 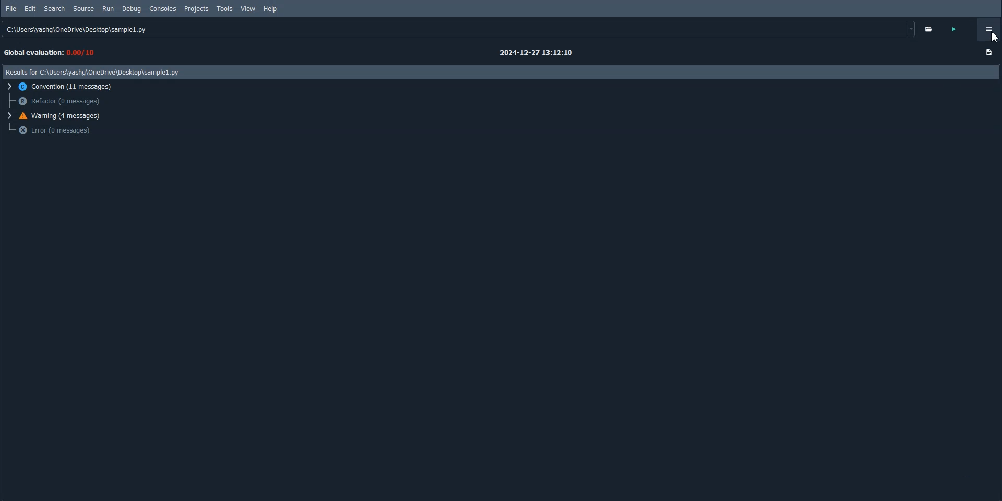 I want to click on Debug, so click(x=131, y=9).